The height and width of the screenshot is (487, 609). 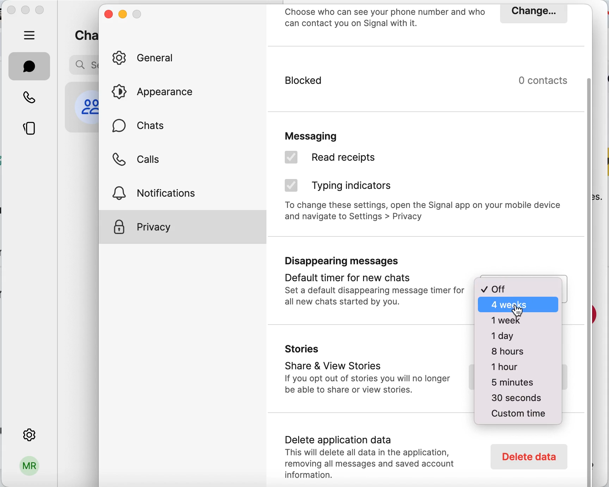 I want to click on delete application data, so click(x=374, y=454).